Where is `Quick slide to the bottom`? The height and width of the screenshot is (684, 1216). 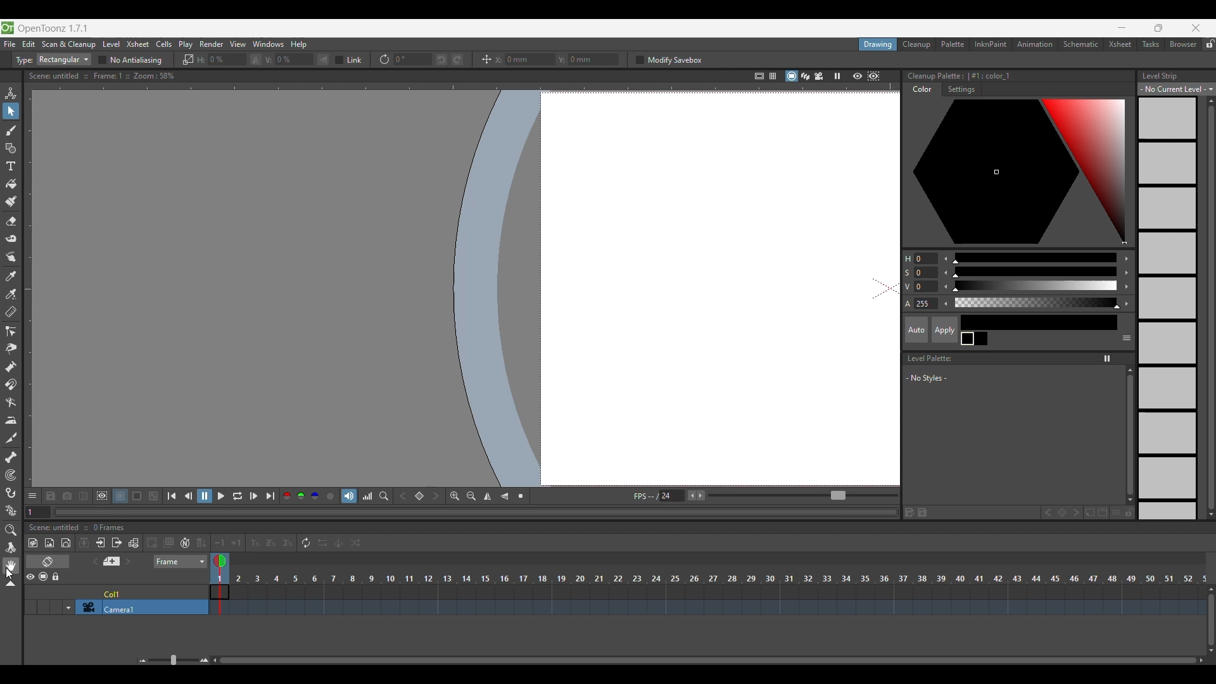
Quick slide to the bottom is located at coordinates (1130, 500).